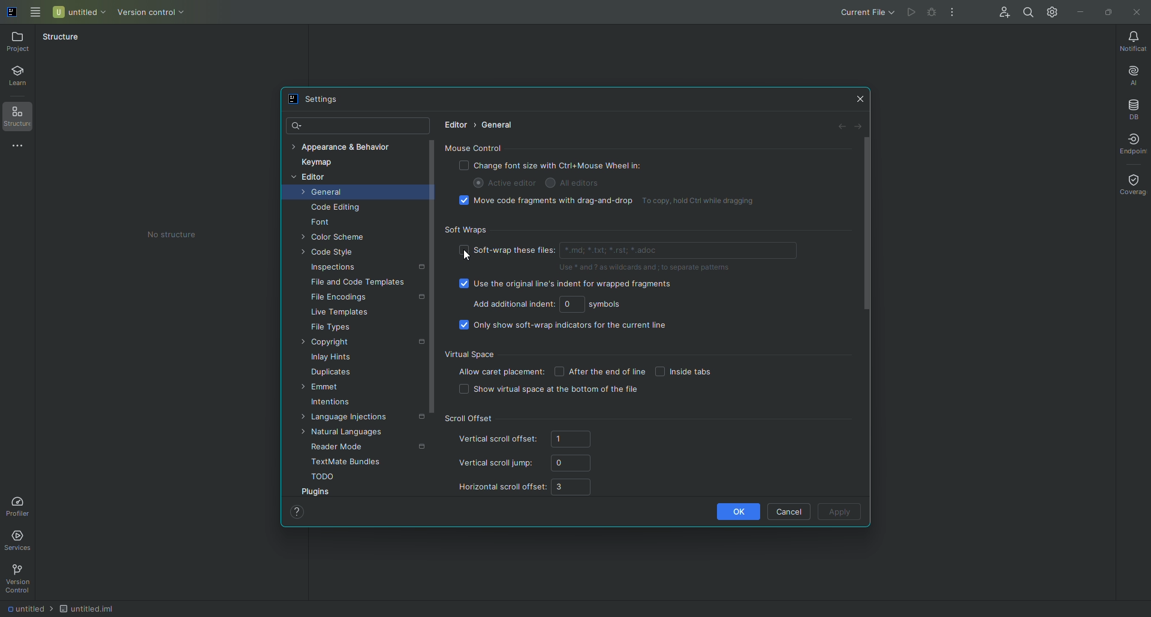 This screenshot has width=1151, height=617. I want to click on File and Code Templates, so click(358, 283).